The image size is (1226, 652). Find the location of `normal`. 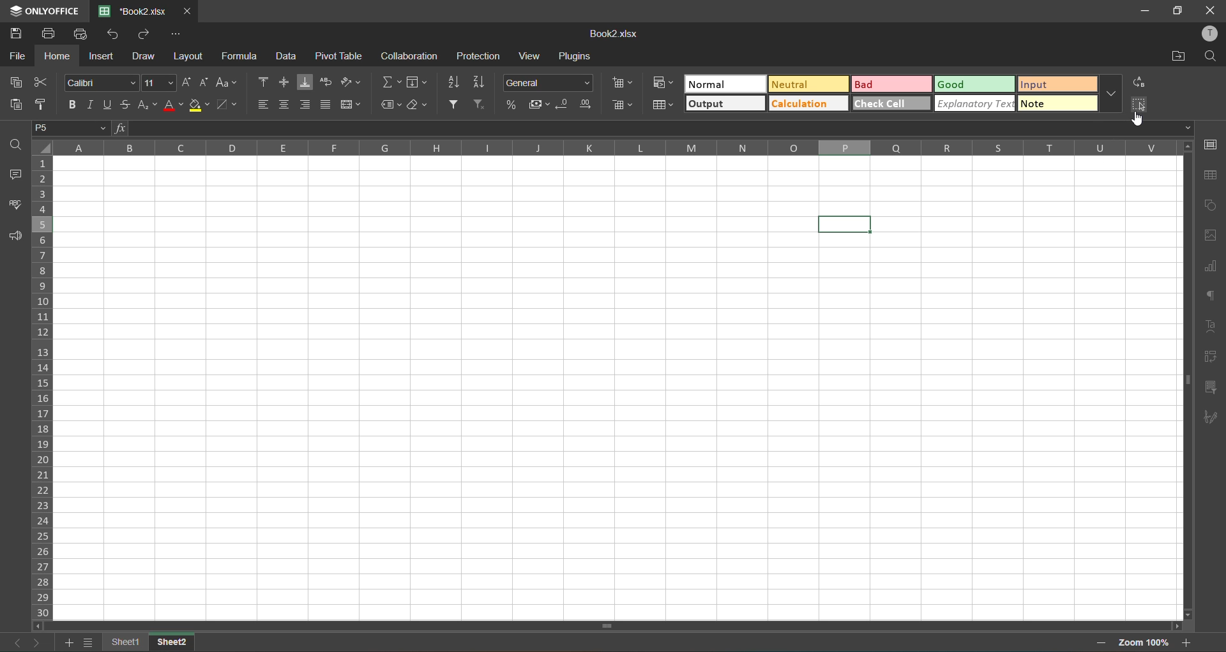

normal is located at coordinates (724, 84).